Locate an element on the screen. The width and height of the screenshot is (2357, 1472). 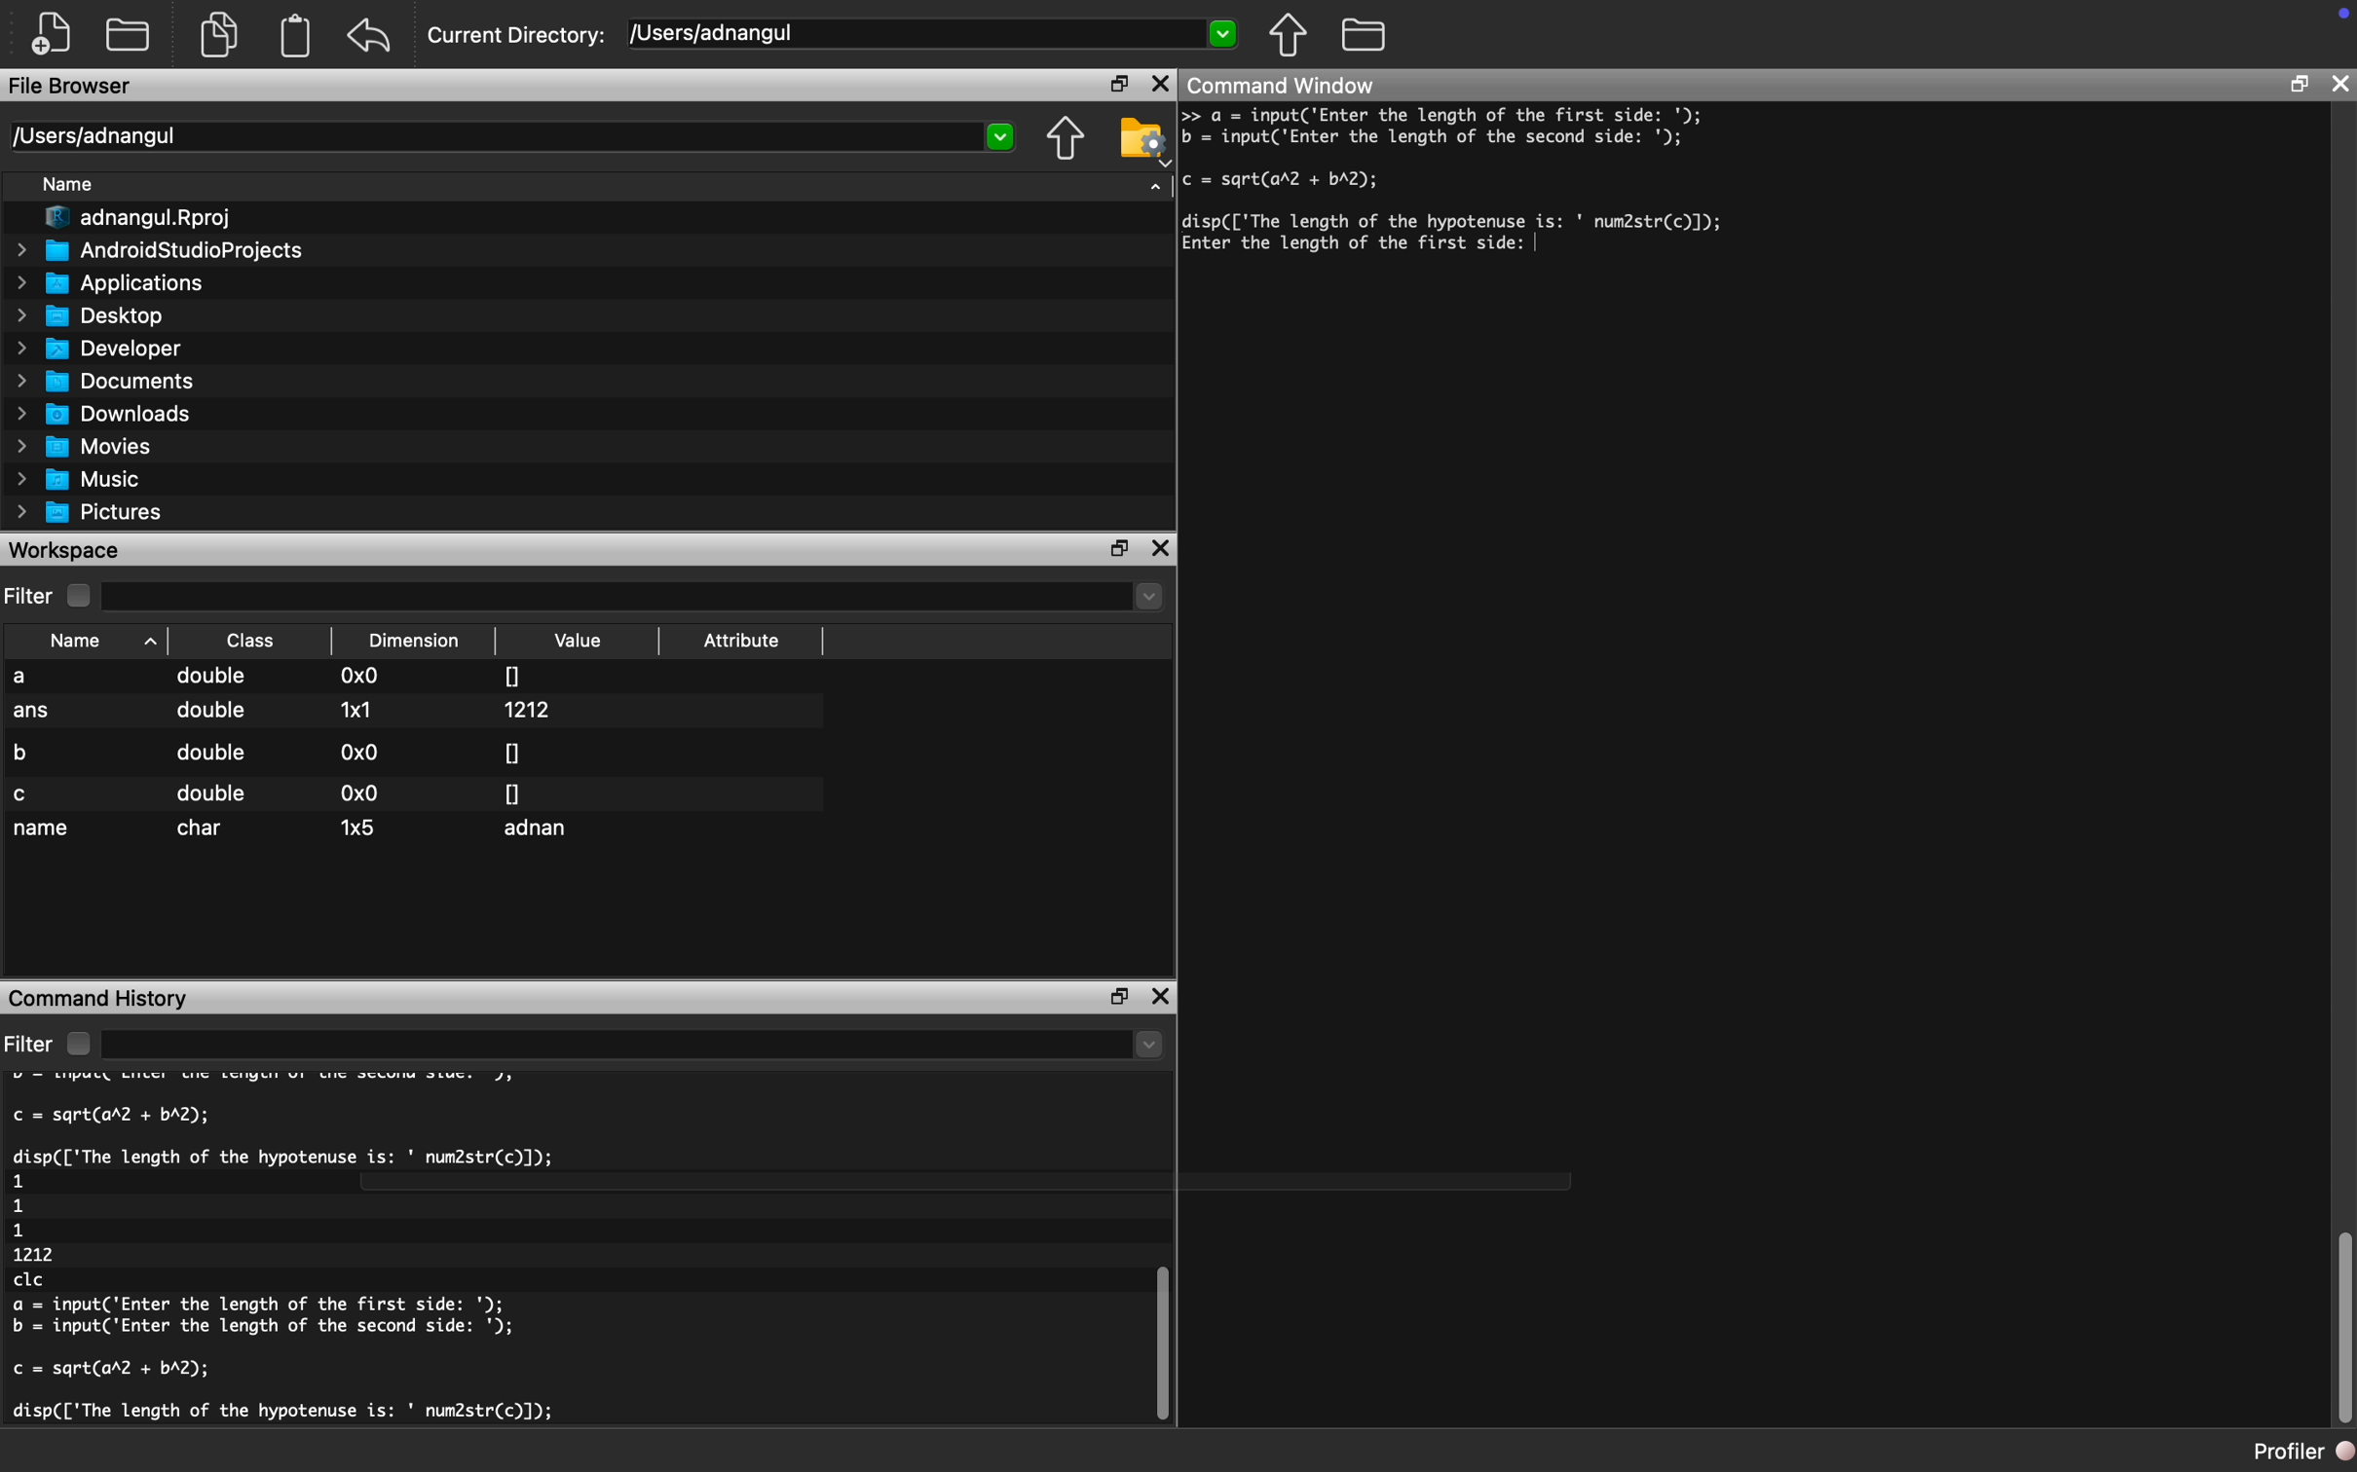
Documents is located at coordinates (110, 381).